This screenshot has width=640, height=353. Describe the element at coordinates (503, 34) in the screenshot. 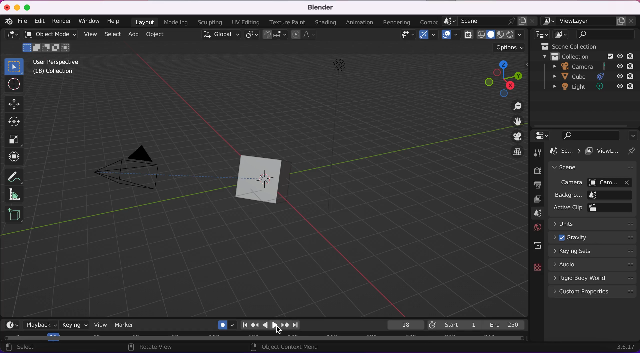

I see `shading` at that location.